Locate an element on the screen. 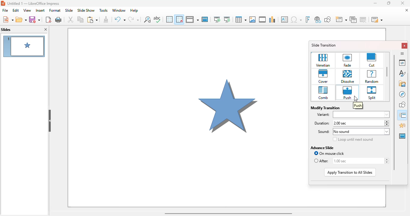  redo is located at coordinates (134, 19).